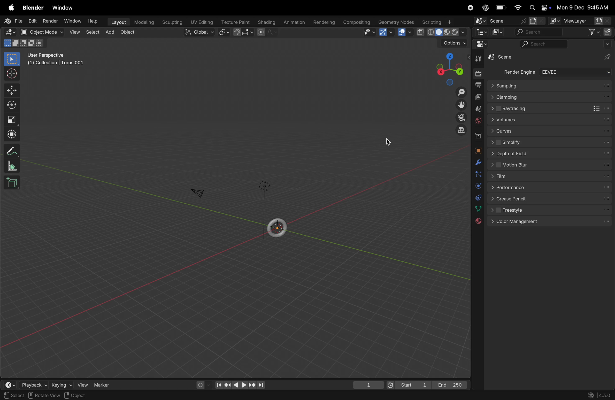  What do you see at coordinates (551, 97) in the screenshot?
I see `clapming` at bounding box center [551, 97].